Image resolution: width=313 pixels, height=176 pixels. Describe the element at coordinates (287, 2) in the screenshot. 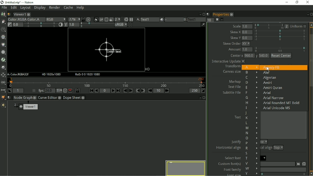

I see `Minimize` at that location.